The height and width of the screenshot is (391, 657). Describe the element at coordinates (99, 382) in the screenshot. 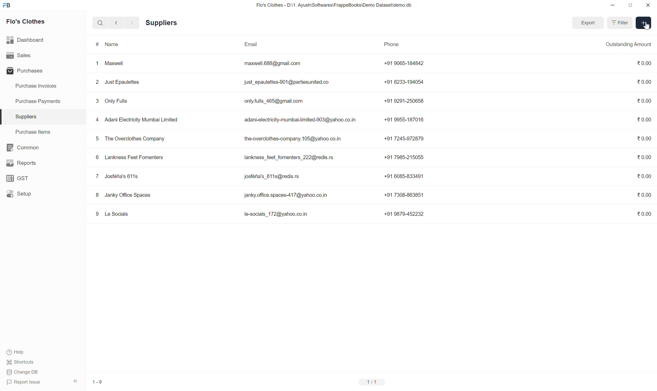

I see `1-9` at that location.